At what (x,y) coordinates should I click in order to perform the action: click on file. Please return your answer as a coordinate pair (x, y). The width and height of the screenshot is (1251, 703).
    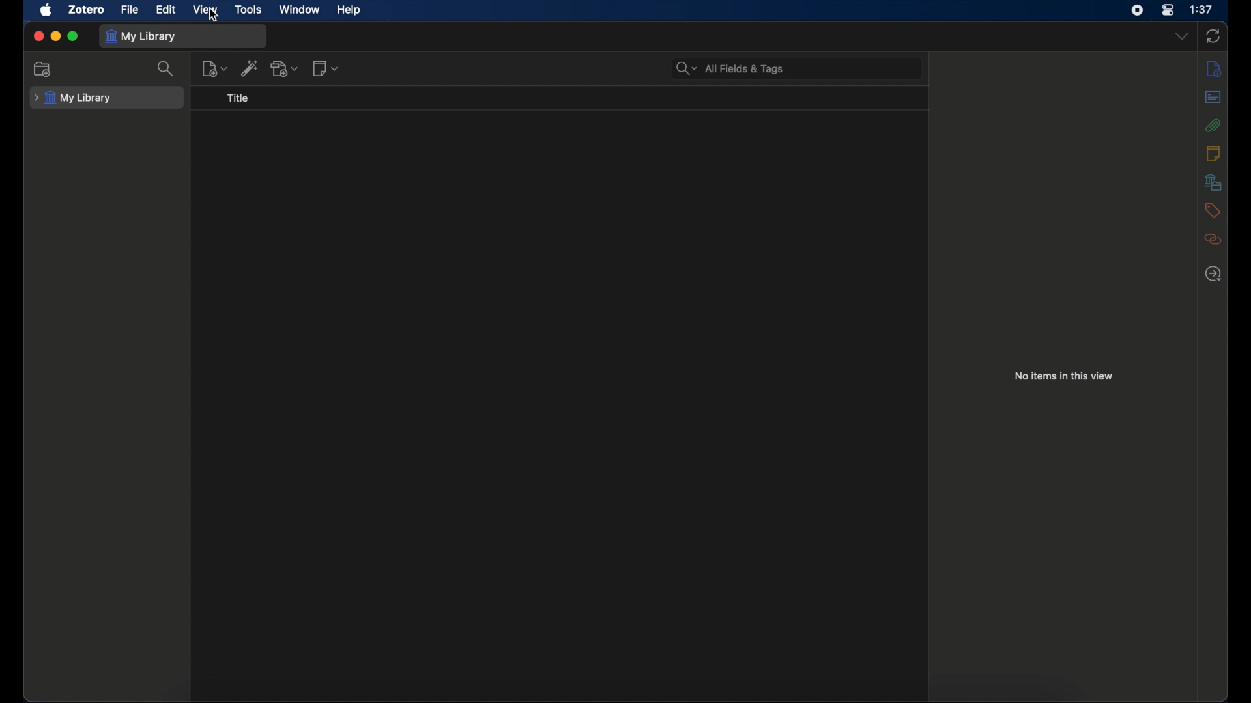
    Looking at the image, I should click on (130, 9).